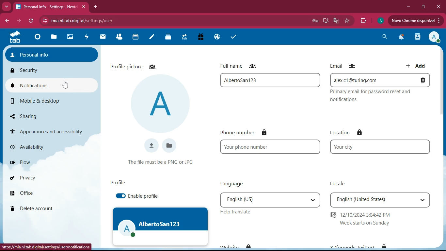 The width and height of the screenshot is (446, 251). I want to click on location, so click(380, 147).